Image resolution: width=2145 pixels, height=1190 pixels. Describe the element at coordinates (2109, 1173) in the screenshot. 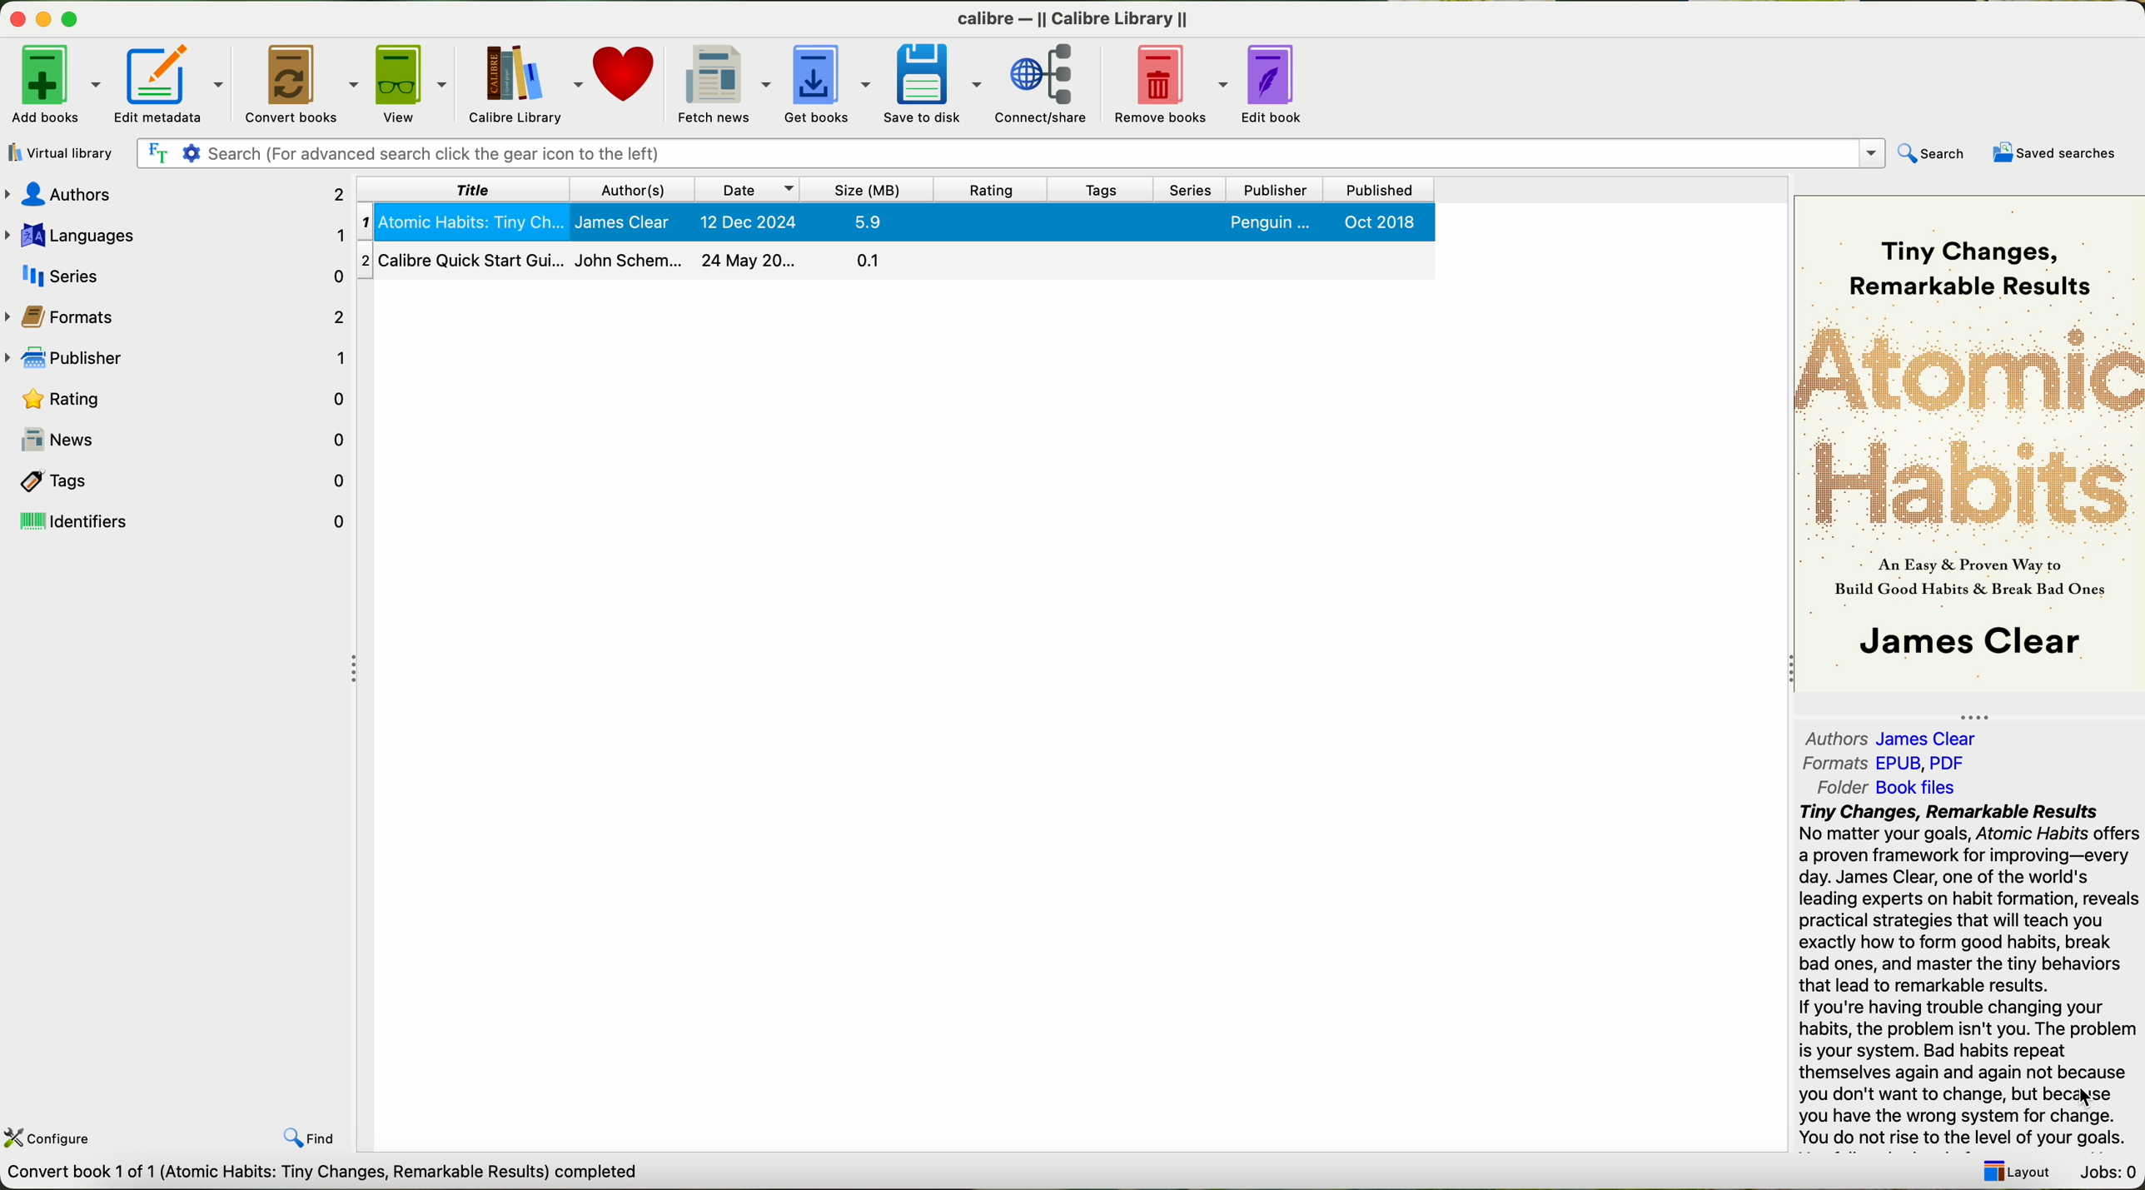

I see `Jobs: 0` at that location.